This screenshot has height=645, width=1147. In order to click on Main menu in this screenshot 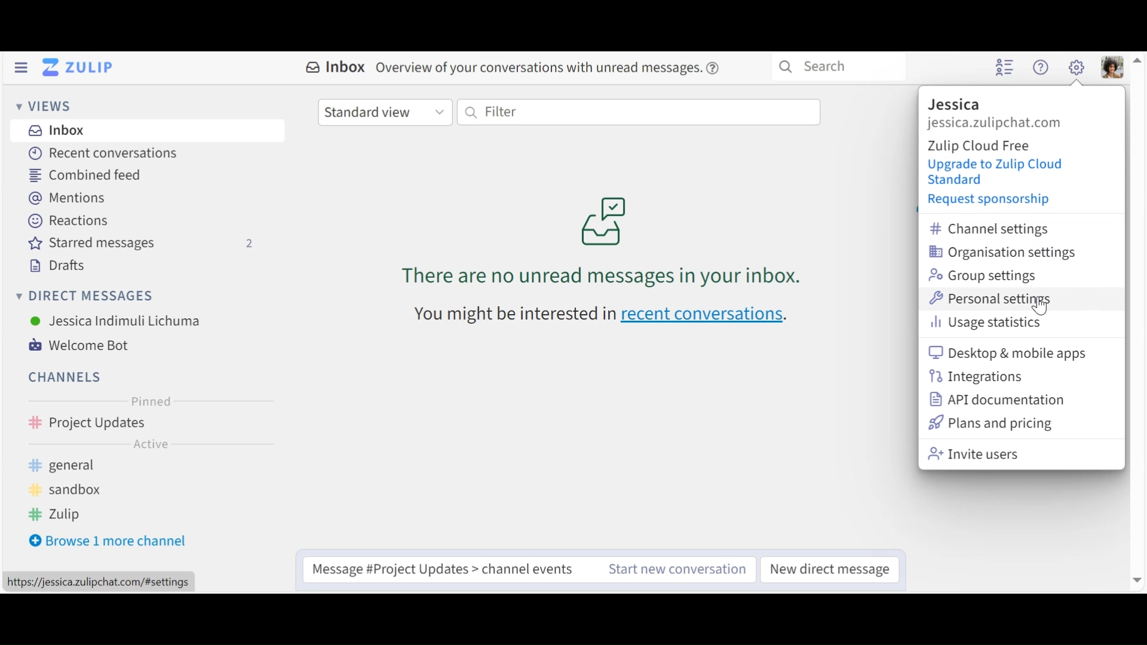, I will do `click(1078, 66)`.